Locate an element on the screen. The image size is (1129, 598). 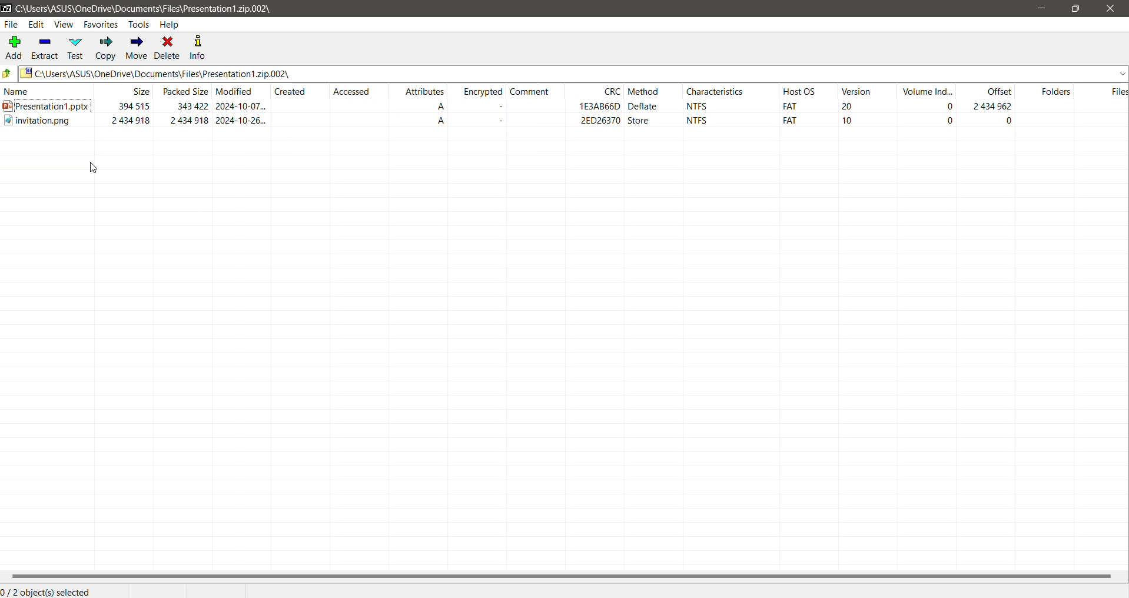
20 is located at coordinates (850, 107).